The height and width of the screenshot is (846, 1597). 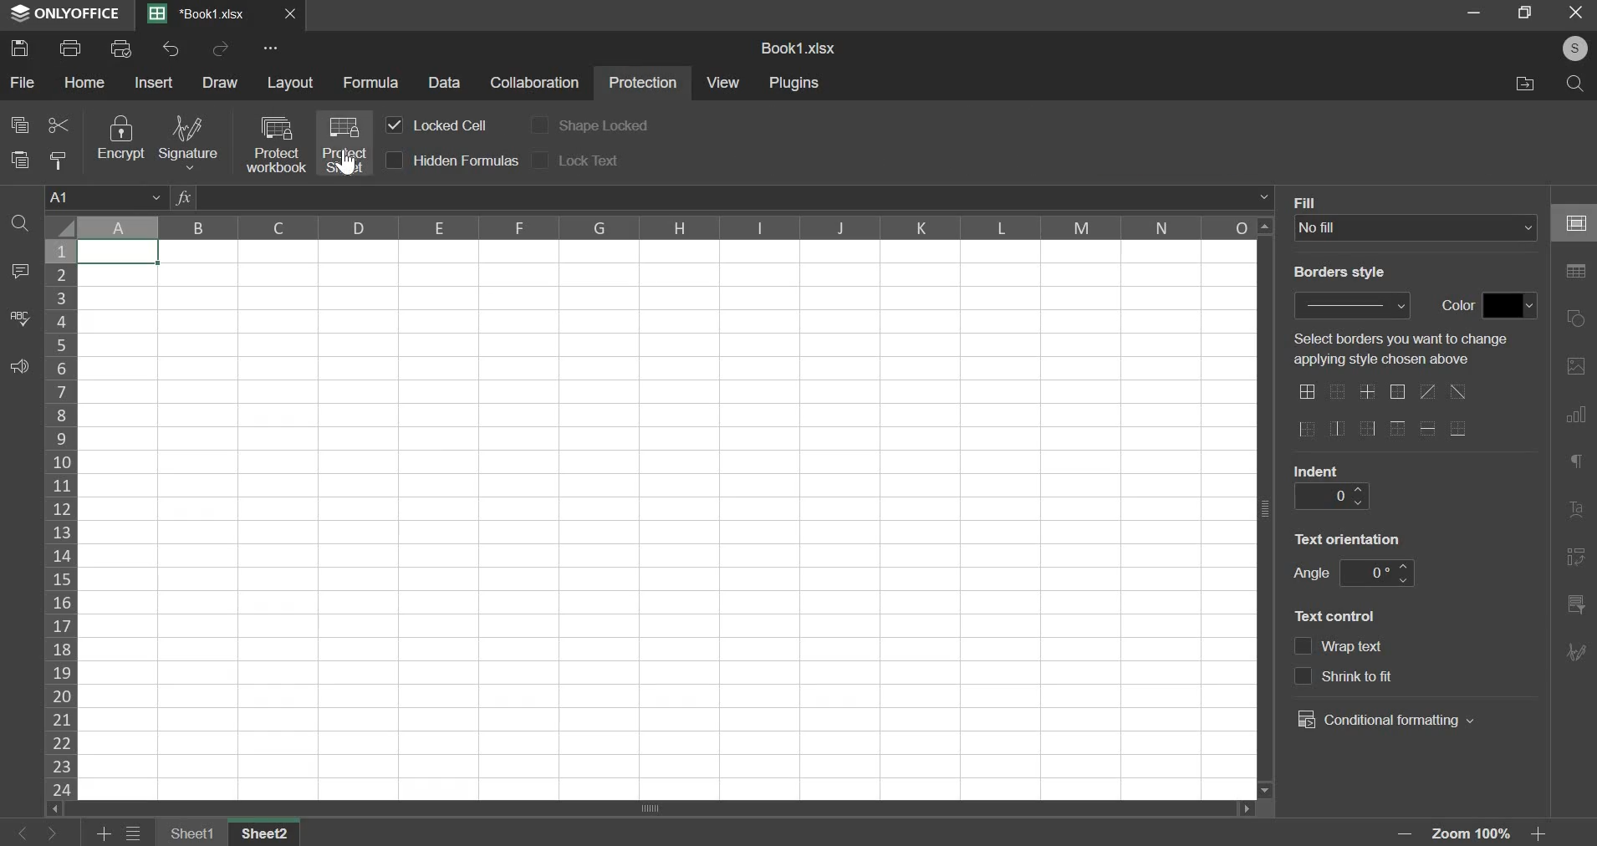 What do you see at coordinates (539, 124) in the screenshot?
I see `checkbox` at bounding box center [539, 124].